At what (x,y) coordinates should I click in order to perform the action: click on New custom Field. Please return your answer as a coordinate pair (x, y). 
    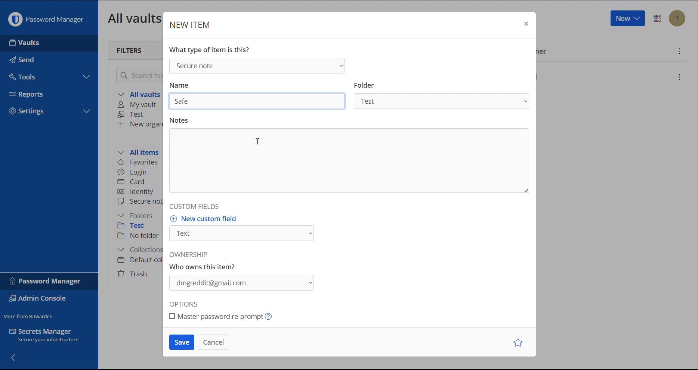
    Looking at the image, I should click on (242, 233).